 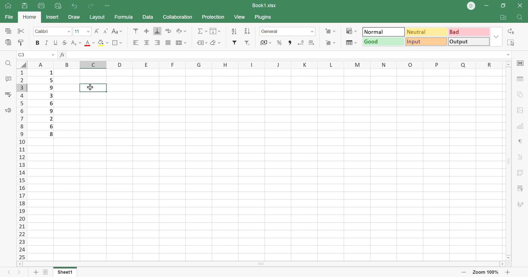 What do you see at coordinates (496, 37) in the screenshot?
I see `Drop Down` at bounding box center [496, 37].